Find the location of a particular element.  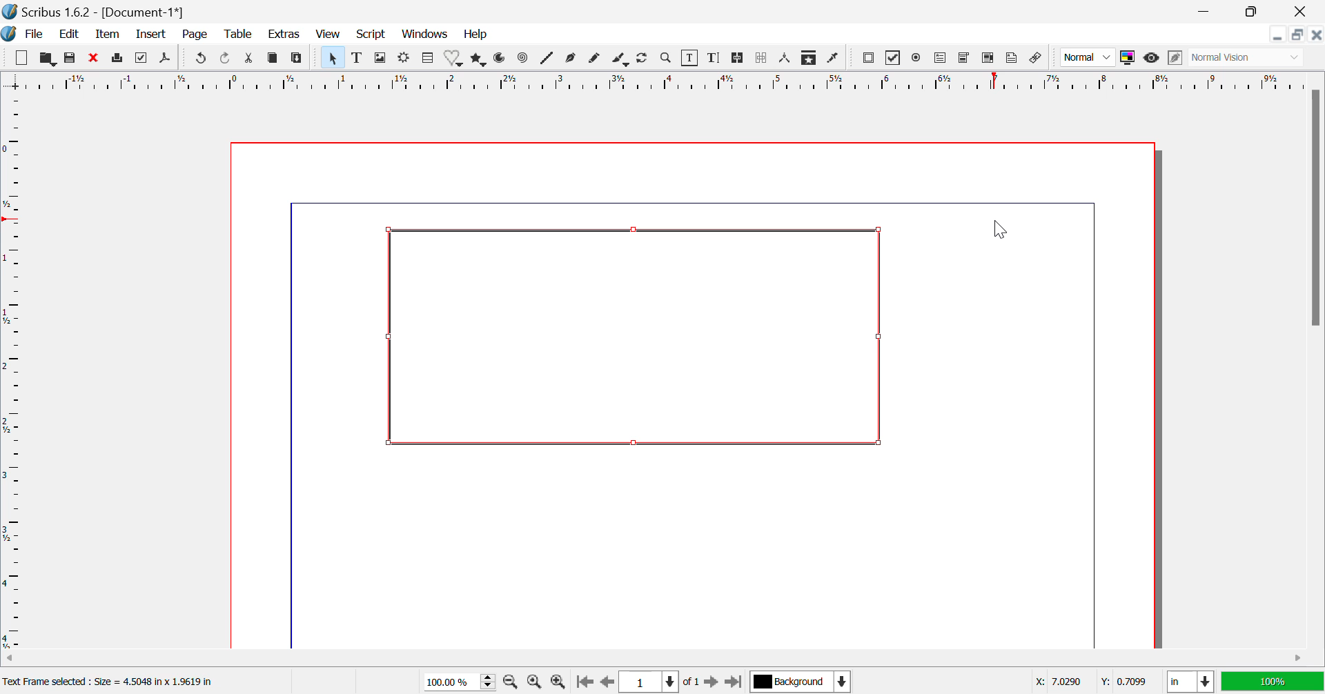

Pdf Radio button is located at coordinates (919, 58).